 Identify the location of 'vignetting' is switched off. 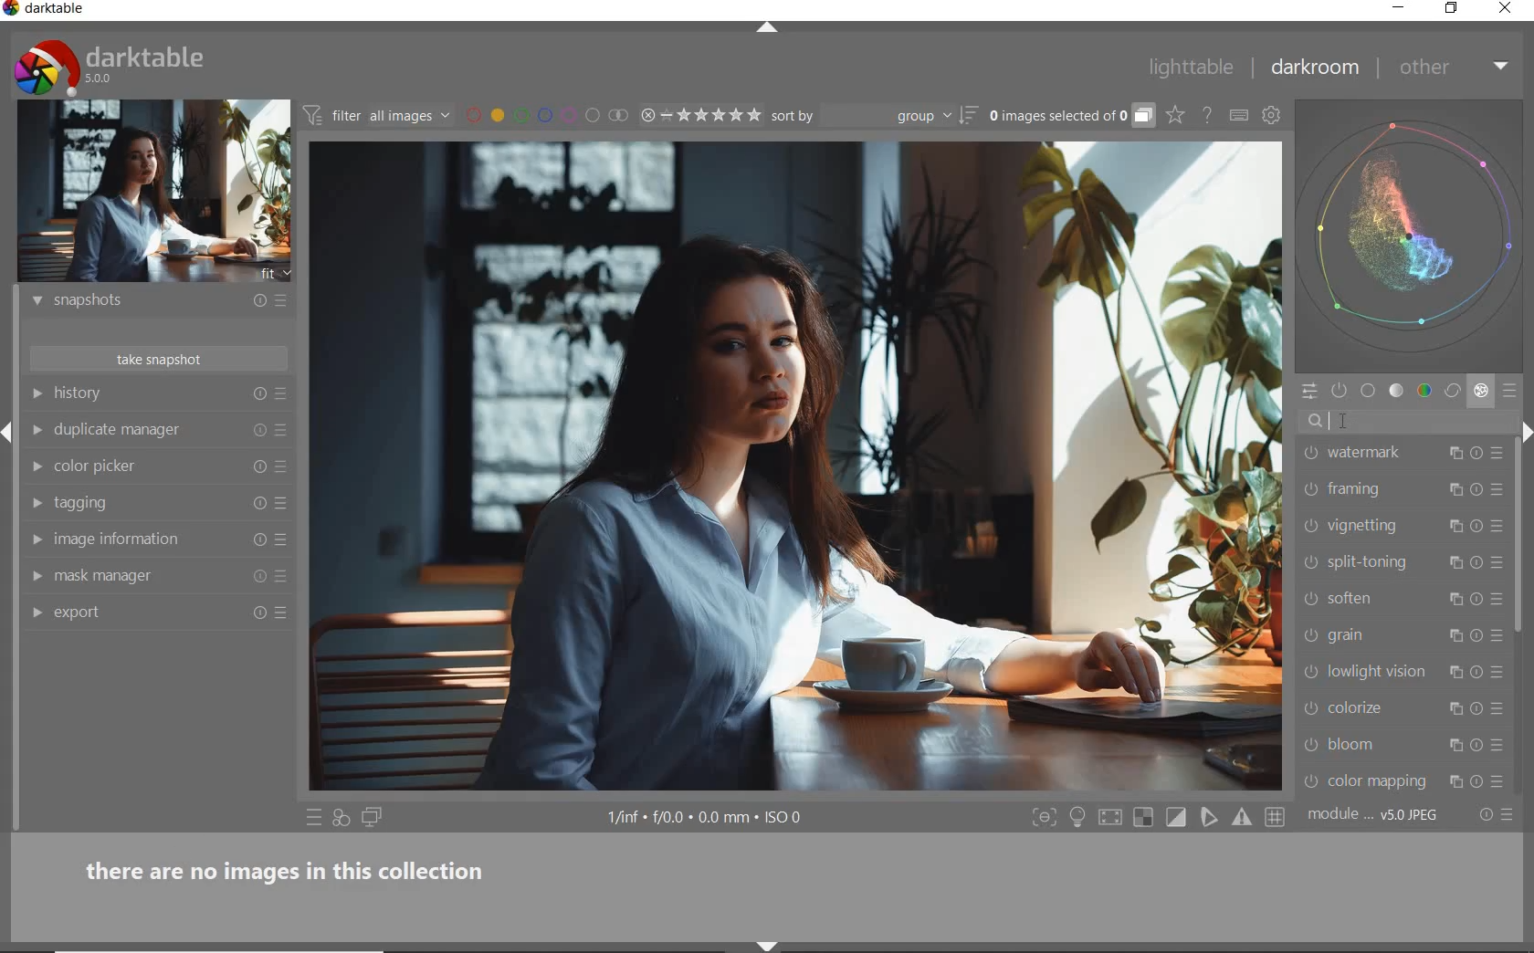
(1310, 525).